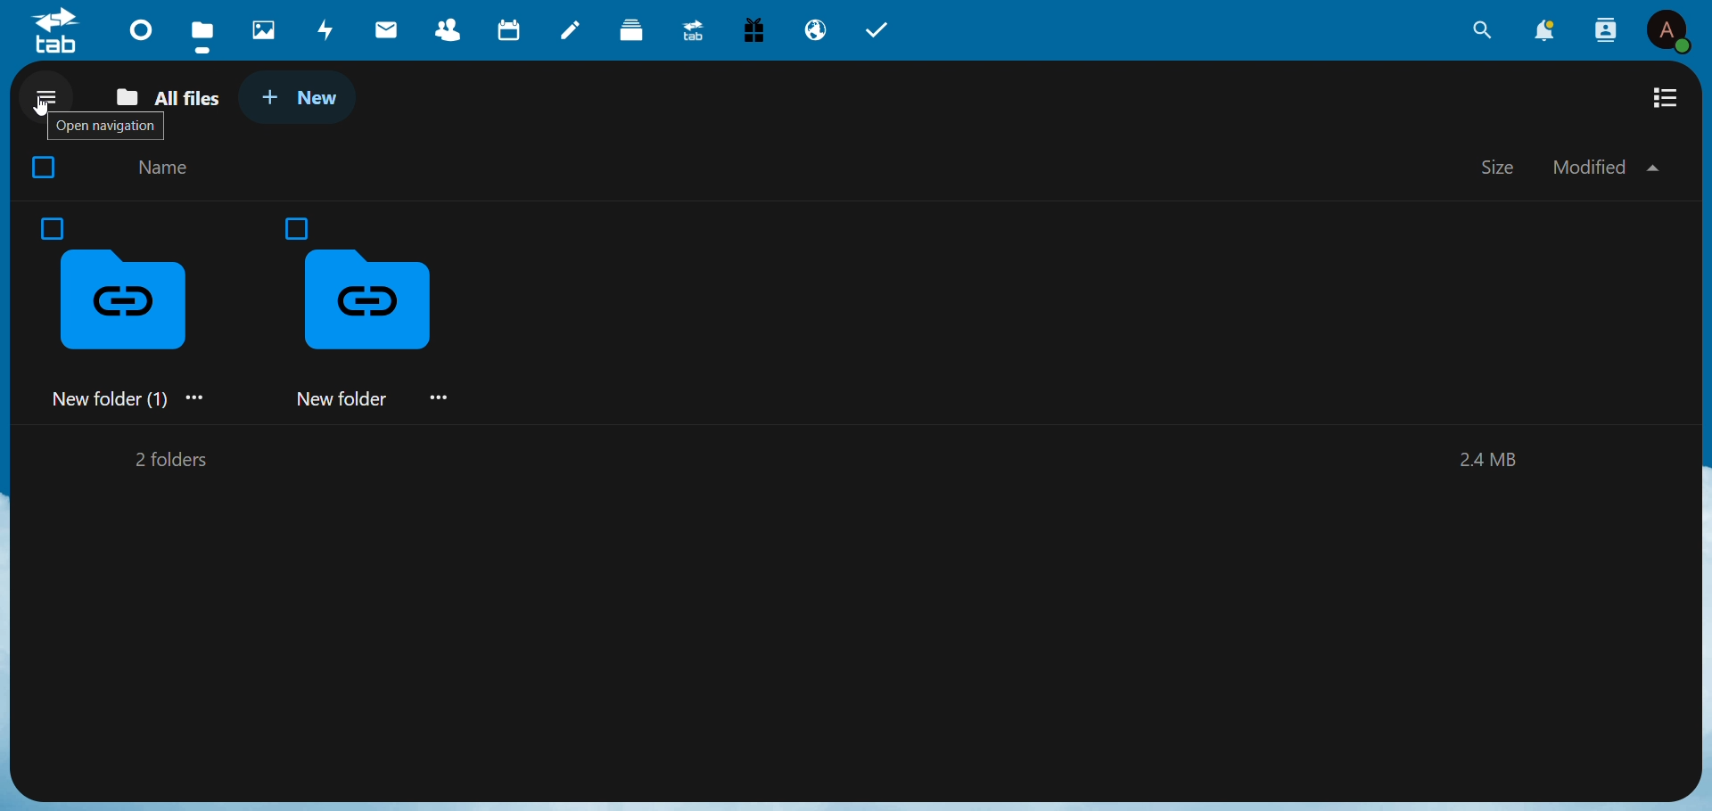  Describe the element at coordinates (511, 29) in the screenshot. I see `calender` at that location.